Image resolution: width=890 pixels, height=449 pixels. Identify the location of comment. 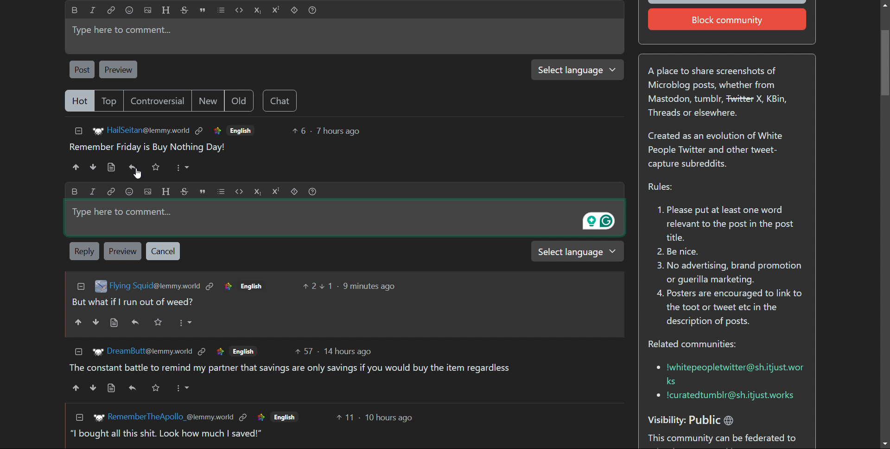
(139, 302).